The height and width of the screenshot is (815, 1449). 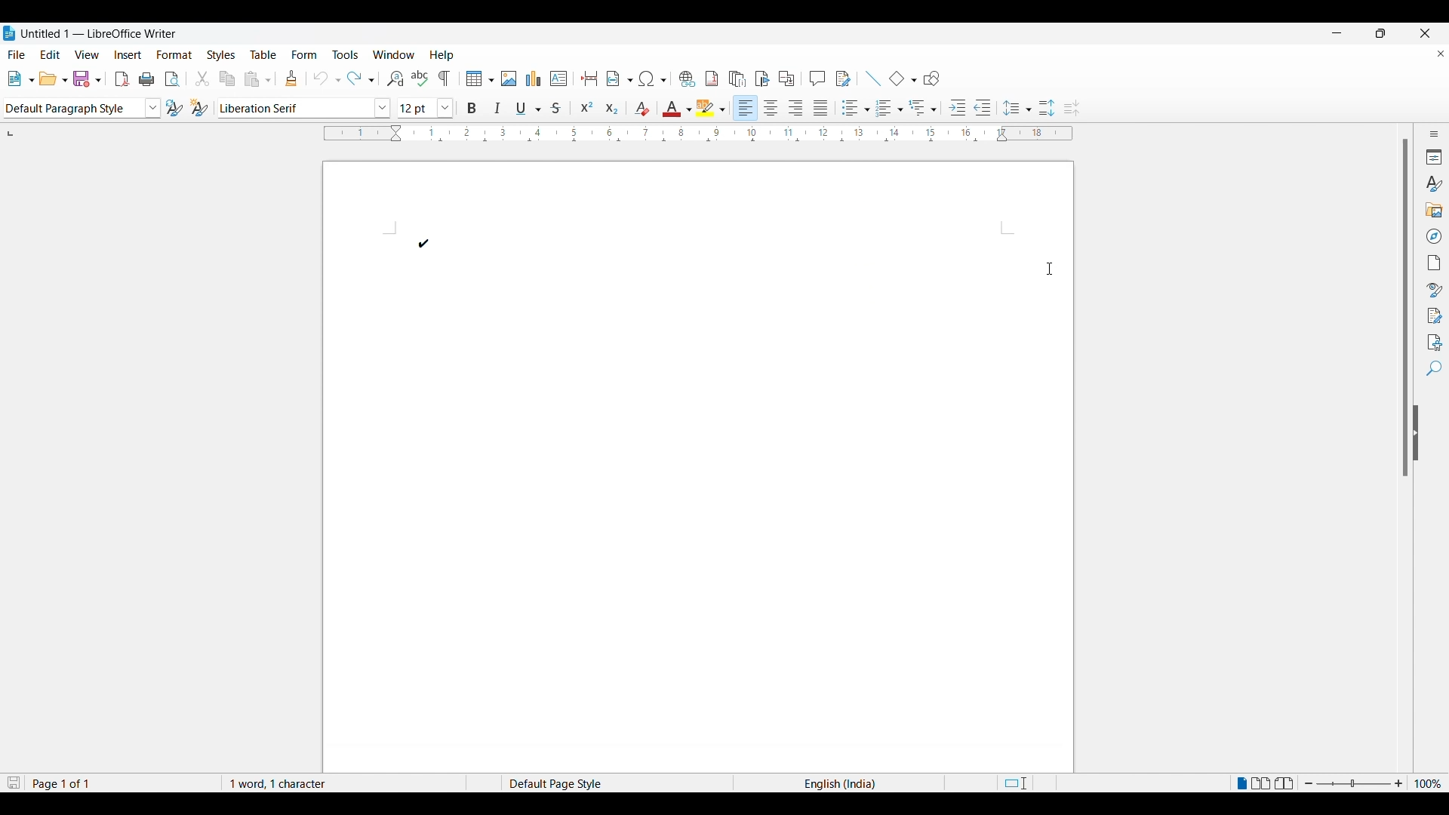 I want to click on add line, so click(x=871, y=76).